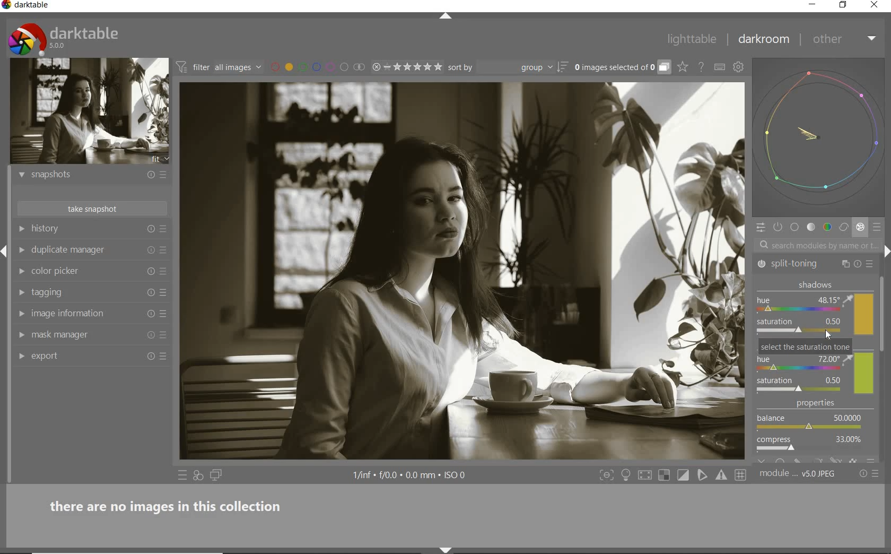 The image size is (891, 554). Describe the element at coordinates (406, 67) in the screenshot. I see `range rating of selected image` at that location.